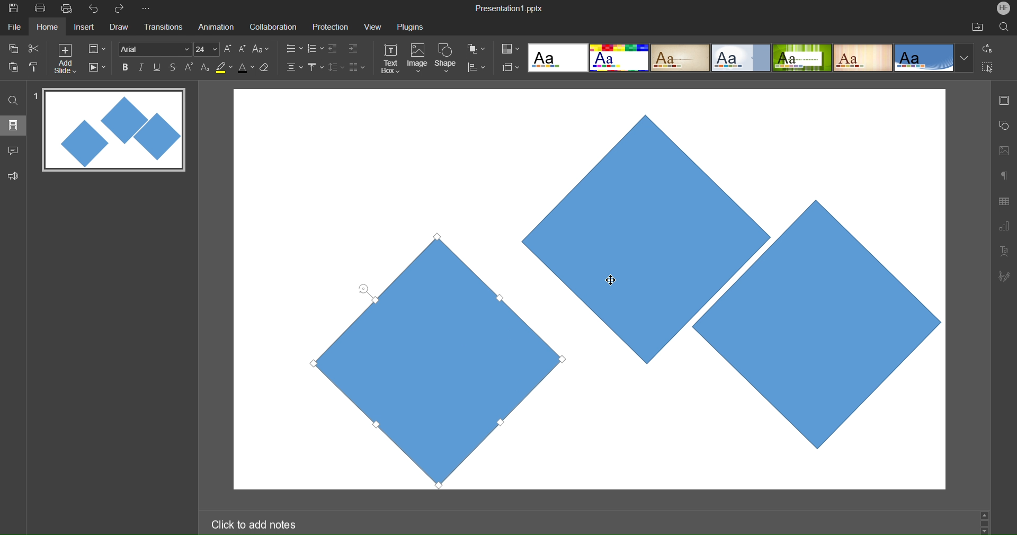 The width and height of the screenshot is (1017, 535). What do you see at coordinates (511, 67) in the screenshot?
I see `Slide Size Settings` at bounding box center [511, 67].